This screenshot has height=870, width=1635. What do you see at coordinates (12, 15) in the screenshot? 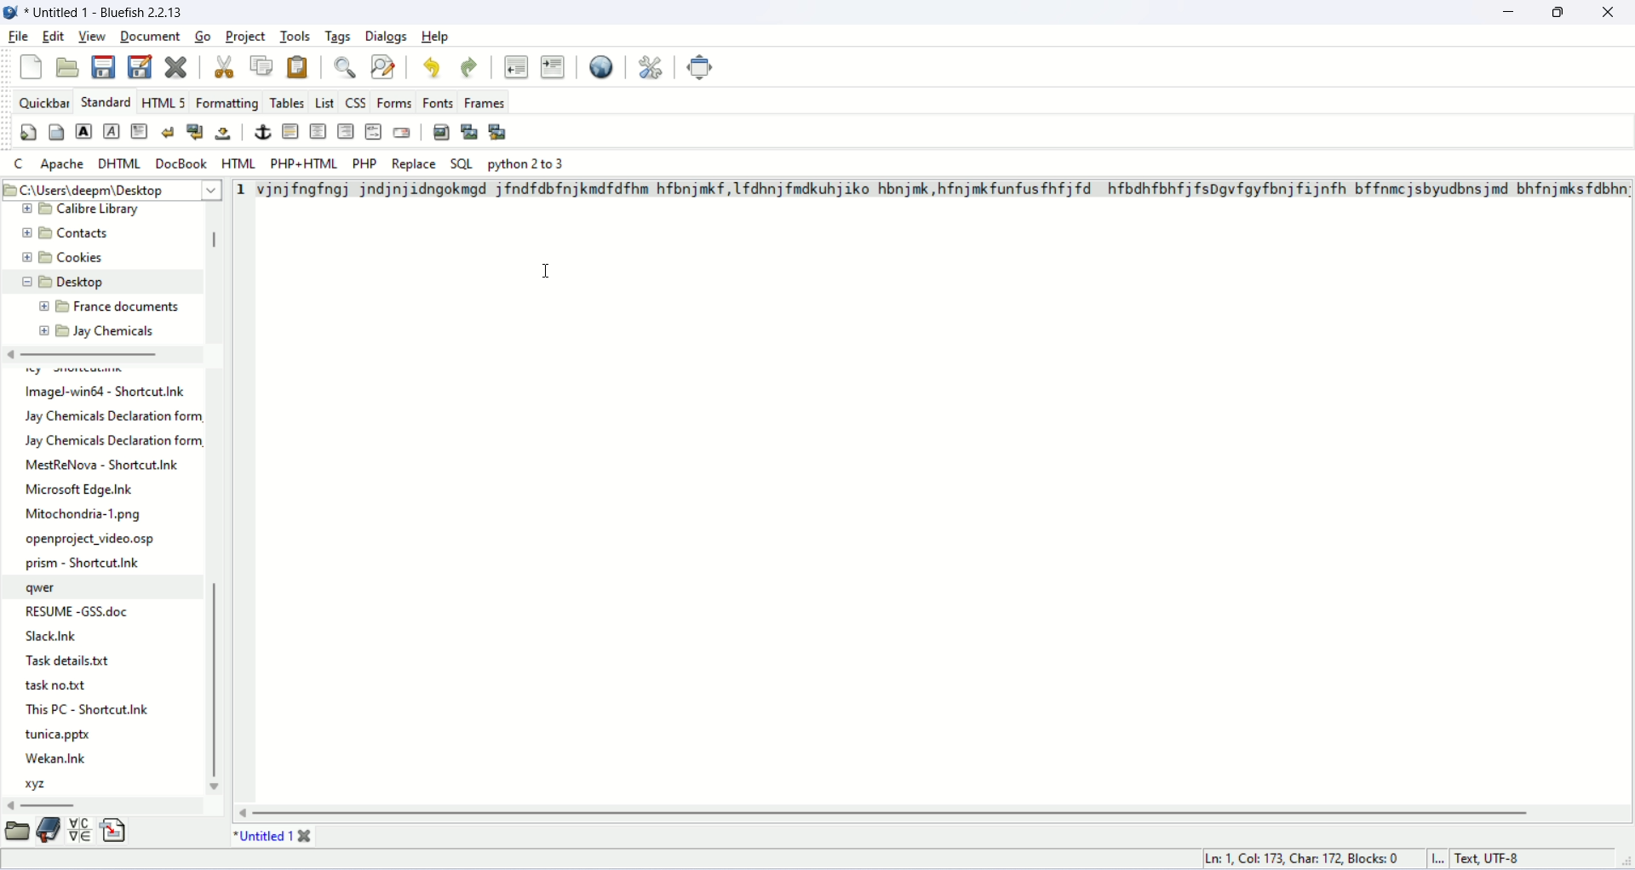
I see `logo` at bounding box center [12, 15].